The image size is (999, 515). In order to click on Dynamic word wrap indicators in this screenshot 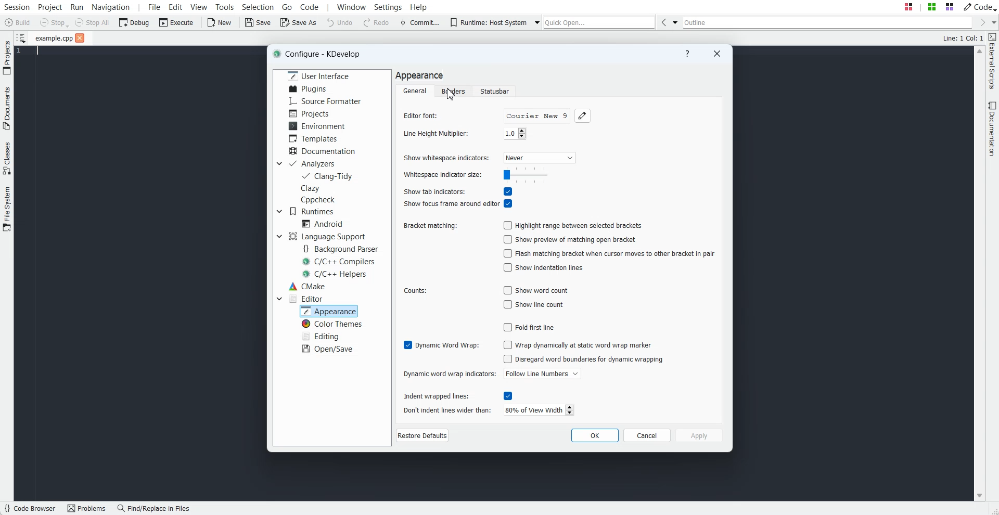, I will do `click(447, 374)`.